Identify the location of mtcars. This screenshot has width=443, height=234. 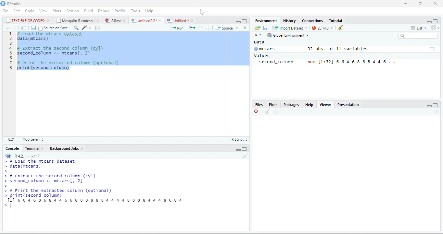
(265, 49).